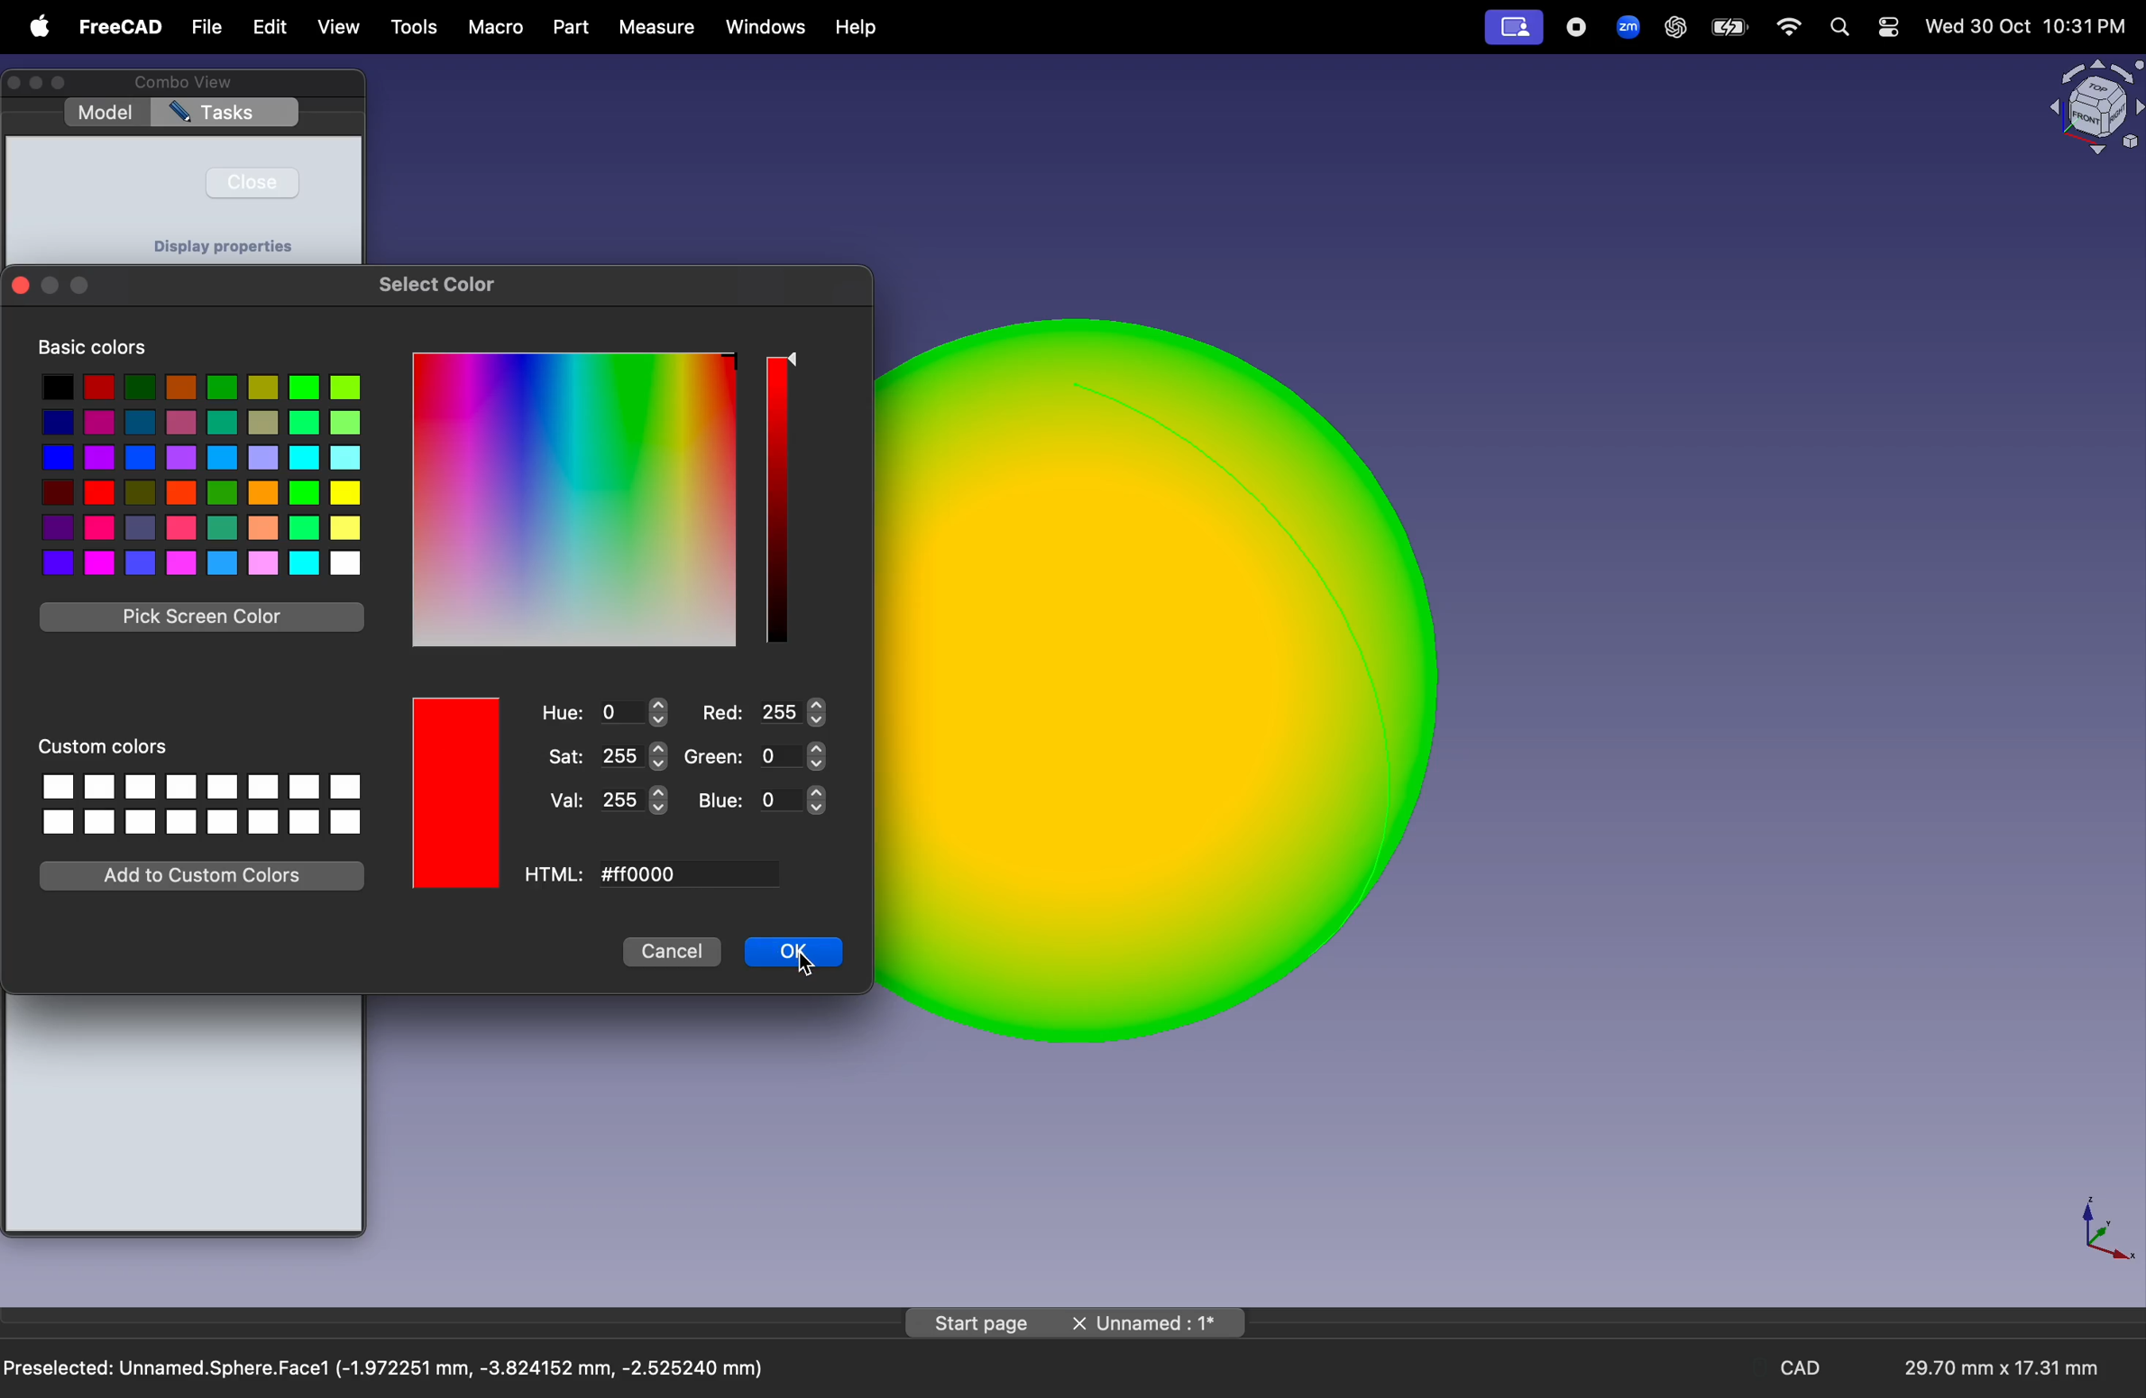 Image resolution: width=2146 pixels, height=1398 pixels. Describe the element at coordinates (671, 952) in the screenshot. I see `cancel ` at that location.